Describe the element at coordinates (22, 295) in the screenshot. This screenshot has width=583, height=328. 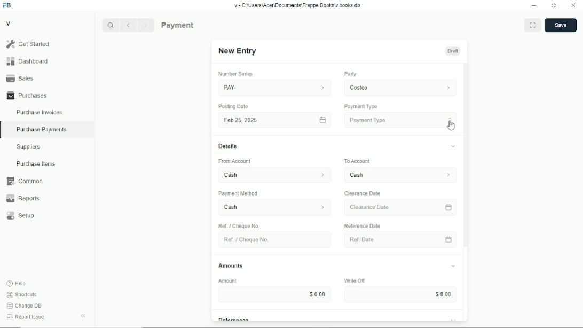
I see `Shortcuts` at that location.